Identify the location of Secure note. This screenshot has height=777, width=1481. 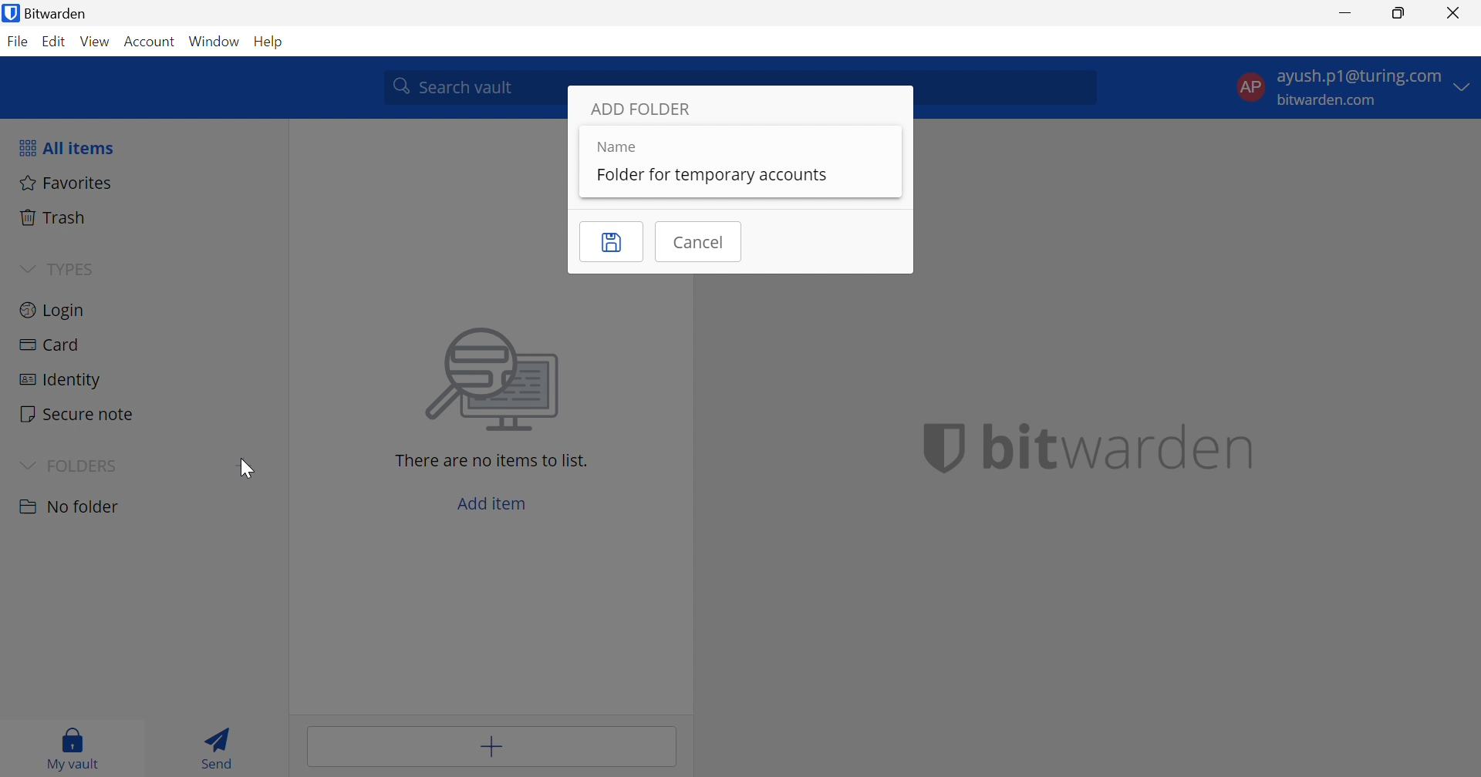
(77, 412).